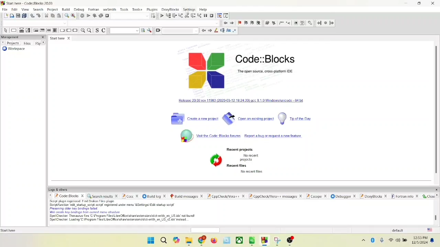  I want to click on copilot, so click(177, 241).